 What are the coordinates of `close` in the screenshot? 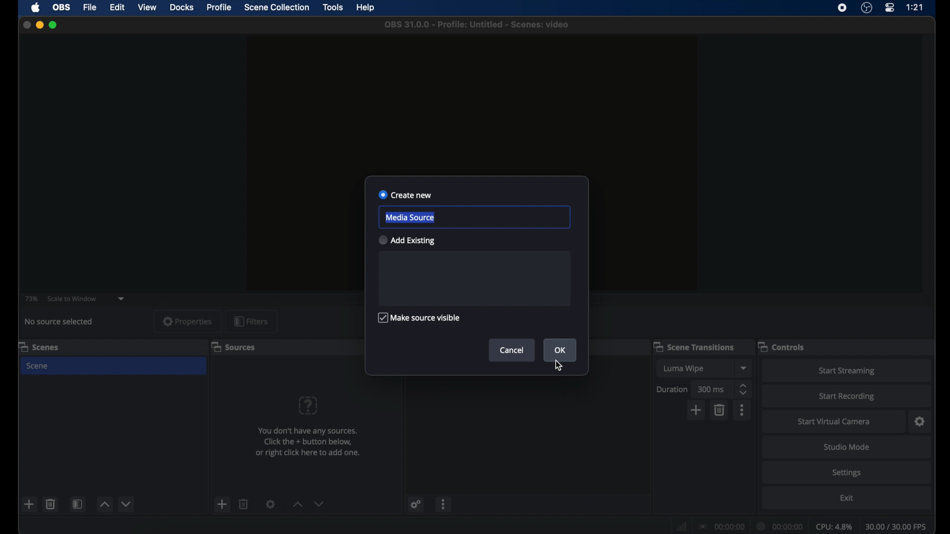 It's located at (26, 25).